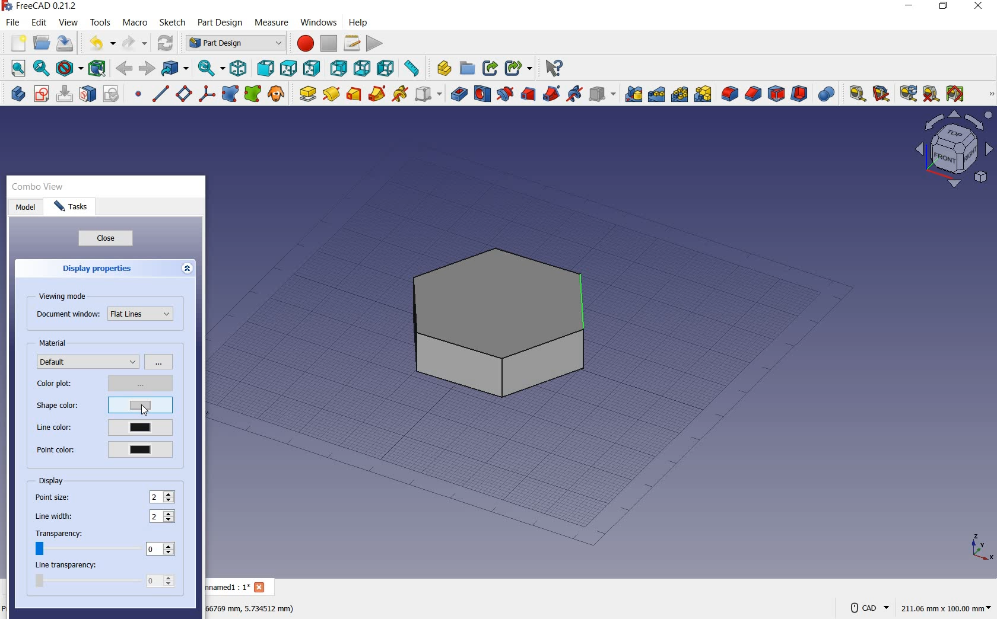  What do you see at coordinates (287, 67) in the screenshot?
I see `top` at bounding box center [287, 67].